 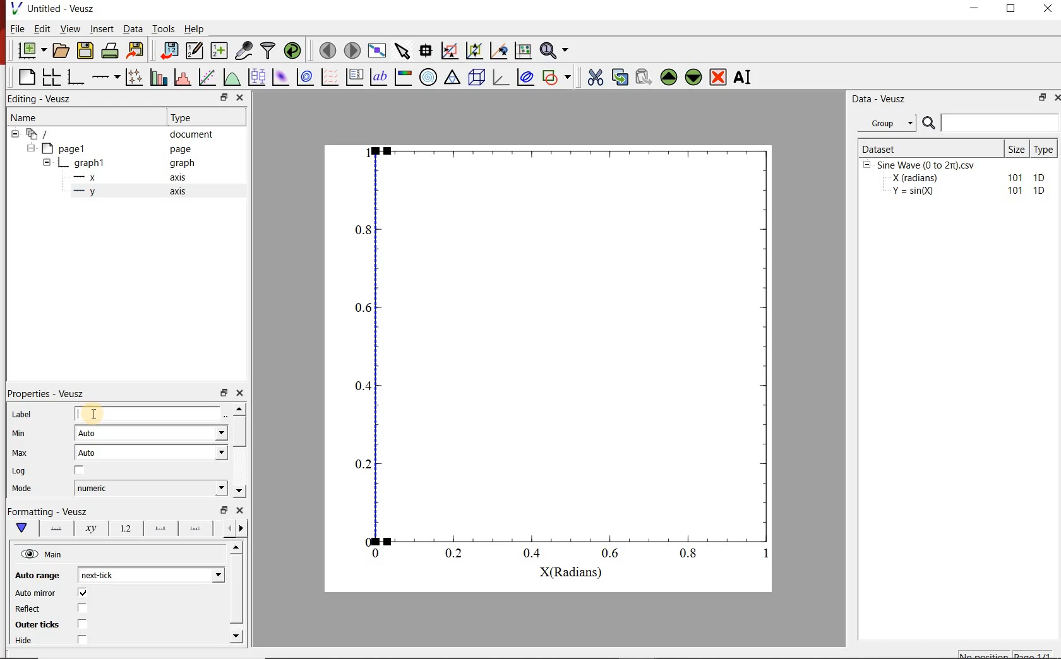 What do you see at coordinates (19, 471) in the screenshot?
I see `Log` at bounding box center [19, 471].